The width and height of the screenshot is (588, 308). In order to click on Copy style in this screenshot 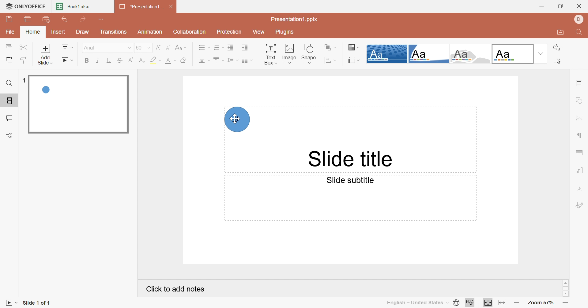, I will do `click(23, 60)`.